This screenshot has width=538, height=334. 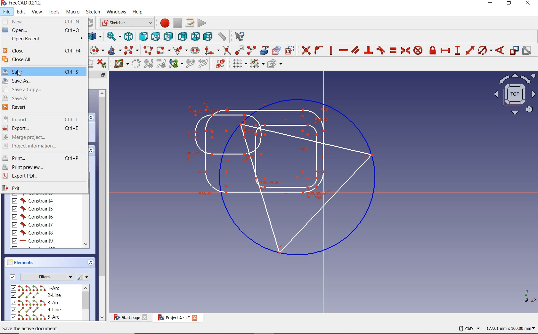 I want to click on merge project, so click(x=44, y=137).